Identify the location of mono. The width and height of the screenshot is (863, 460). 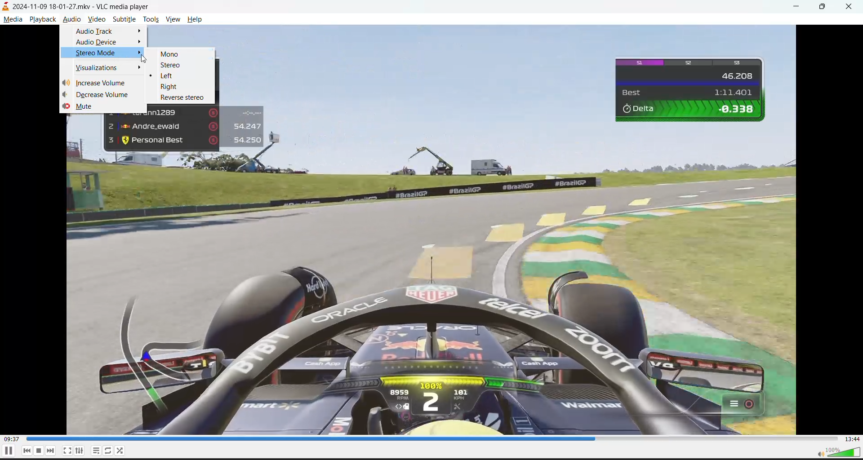
(169, 54).